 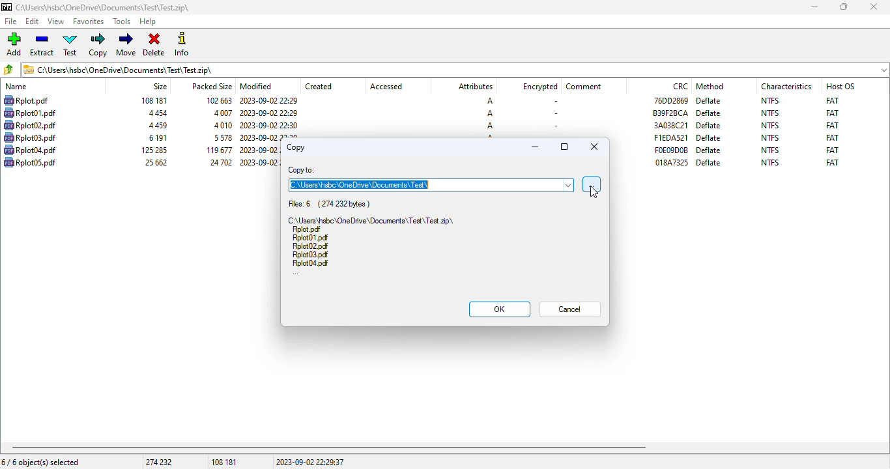 What do you see at coordinates (30, 150) in the screenshot?
I see `file` at bounding box center [30, 150].